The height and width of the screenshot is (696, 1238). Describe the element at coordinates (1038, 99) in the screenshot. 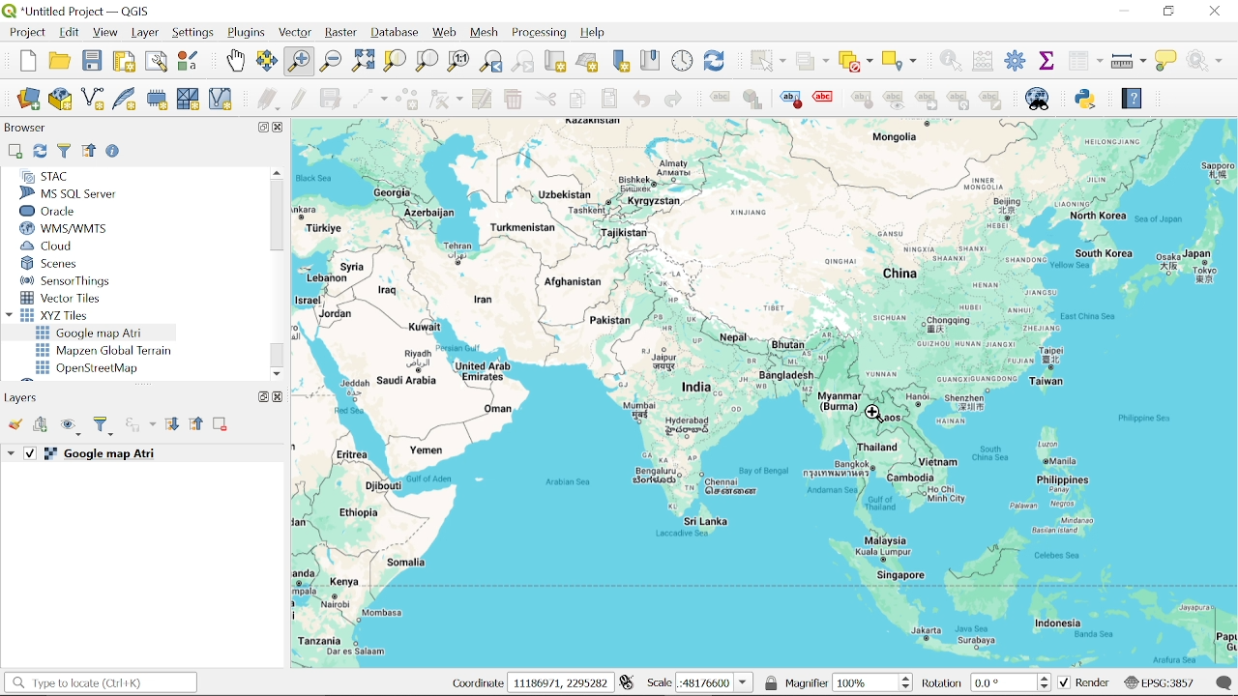

I see `Meta search` at that location.